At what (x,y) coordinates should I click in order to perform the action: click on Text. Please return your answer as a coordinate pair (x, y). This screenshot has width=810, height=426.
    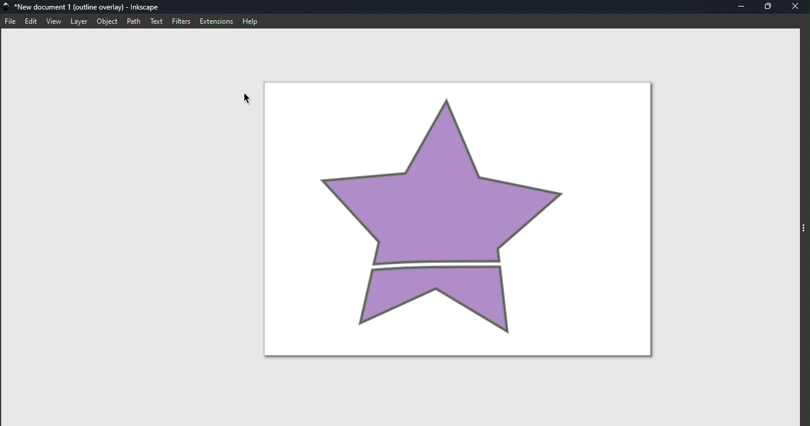
    Looking at the image, I should click on (160, 21).